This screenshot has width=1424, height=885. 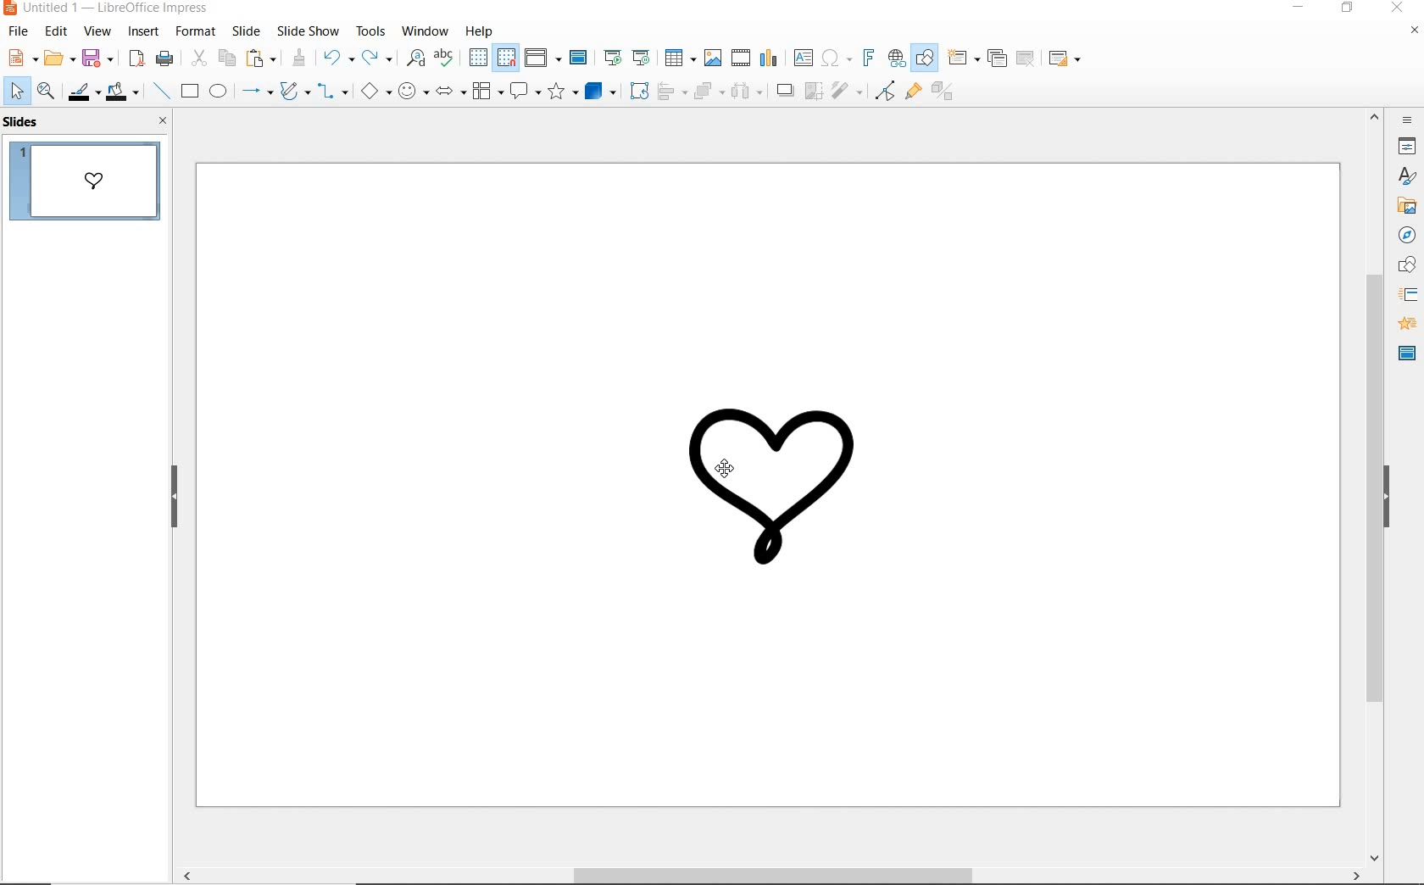 I want to click on symbol shapes, so click(x=414, y=92).